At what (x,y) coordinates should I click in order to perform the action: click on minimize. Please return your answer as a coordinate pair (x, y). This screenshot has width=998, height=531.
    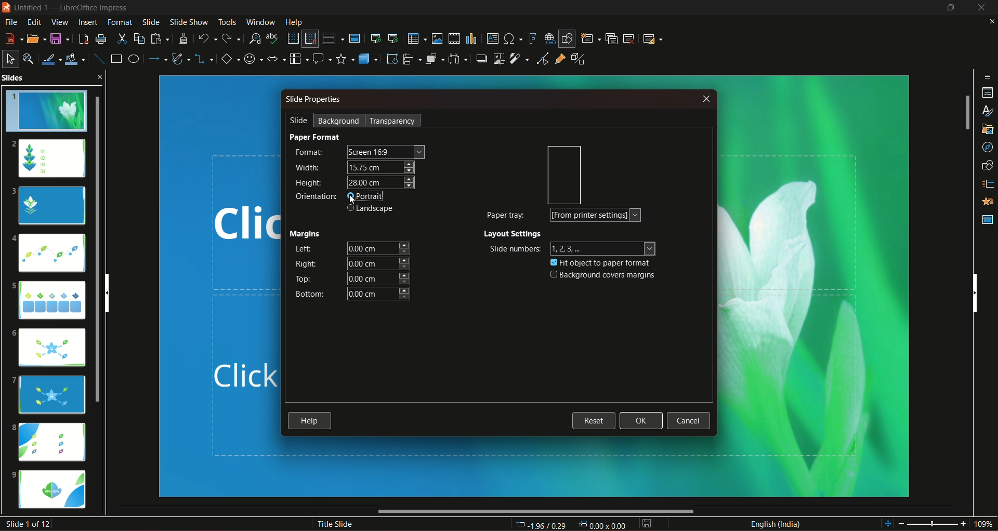
    Looking at the image, I should click on (918, 8).